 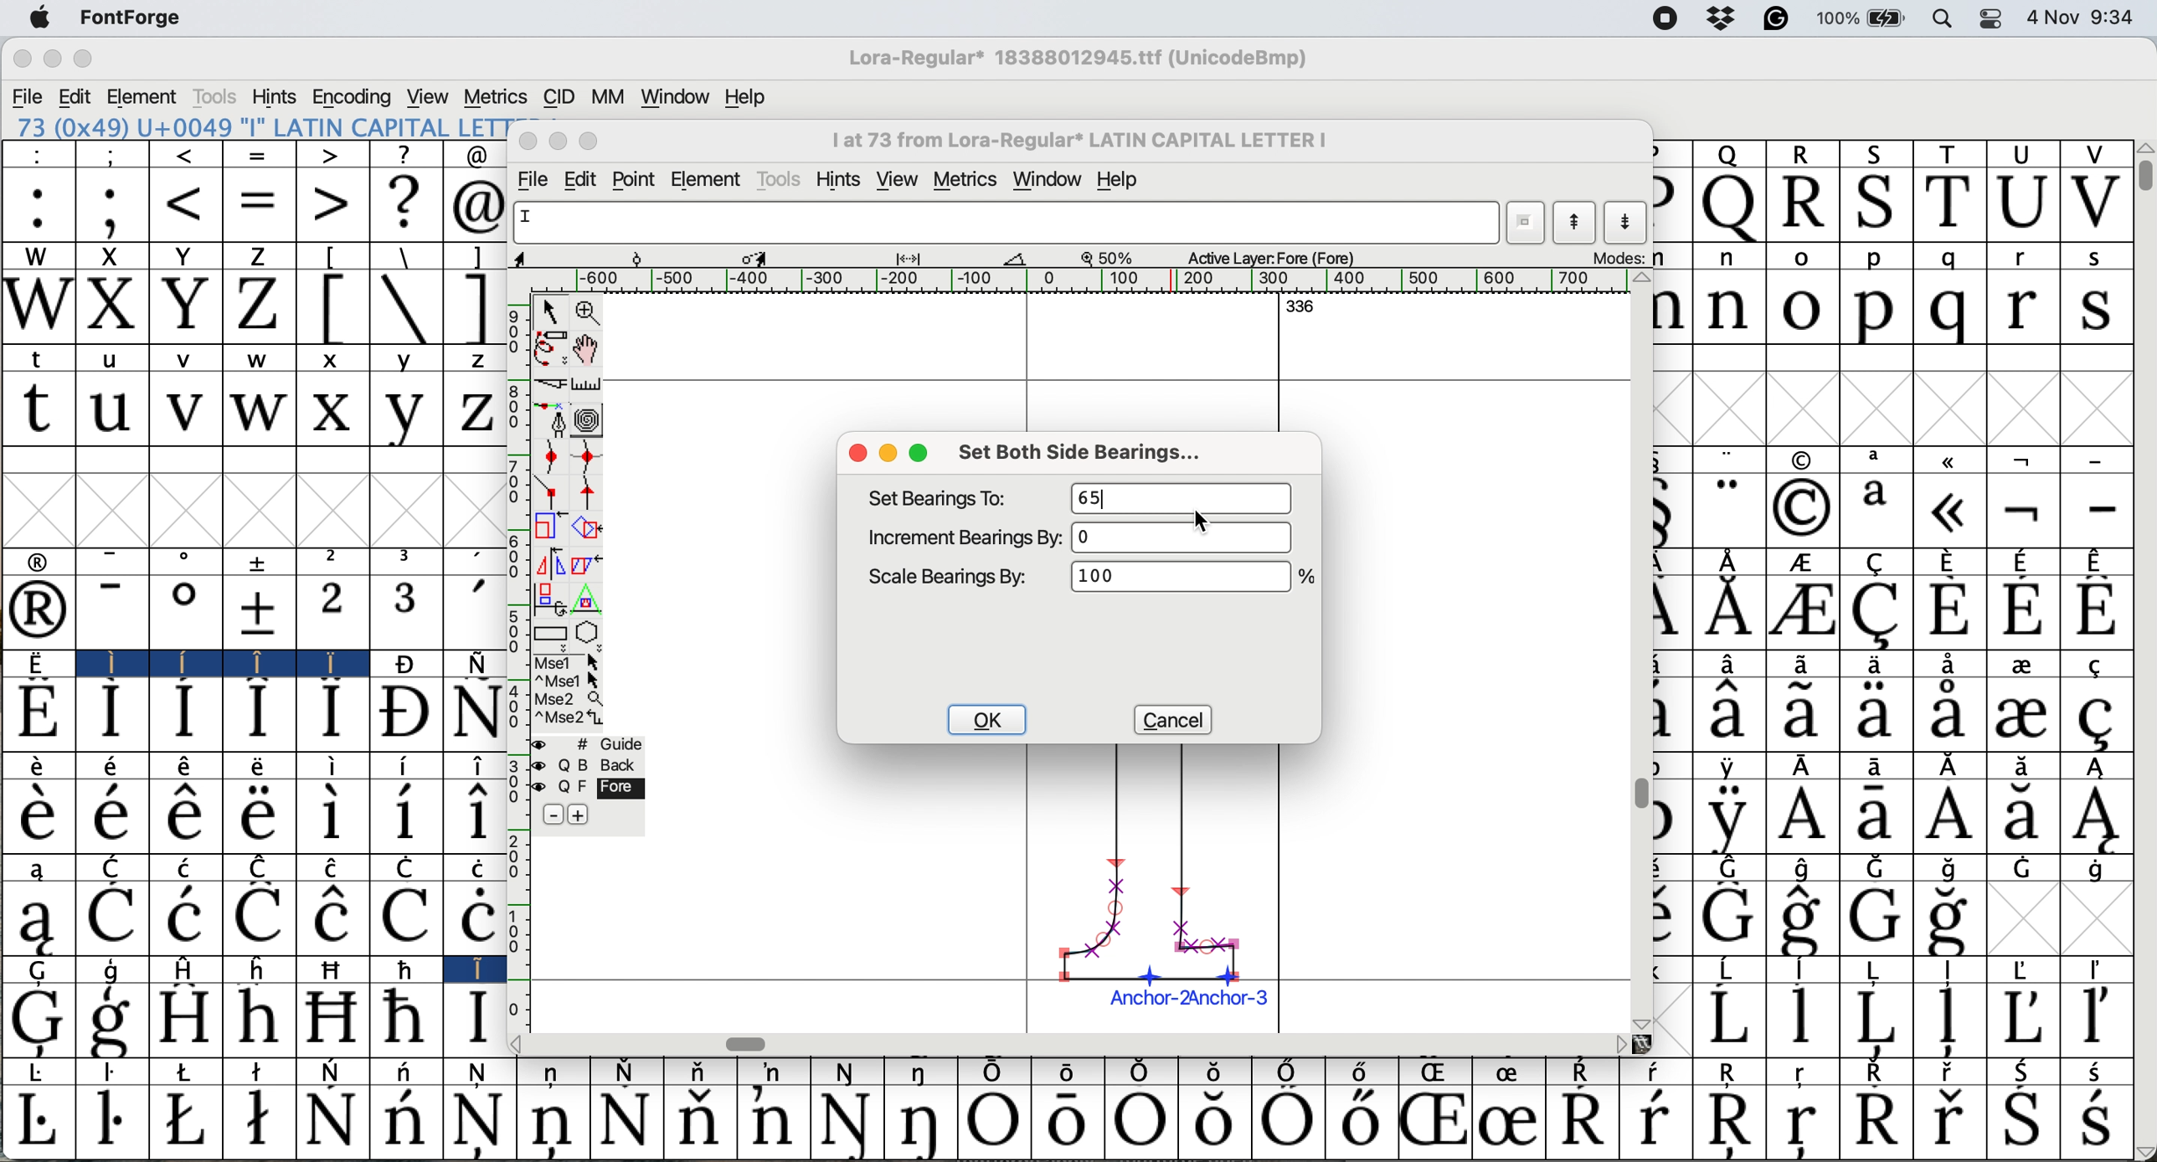 What do you see at coordinates (2024, 153) in the screenshot?
I see `U` at bounding box center [2024, 153].